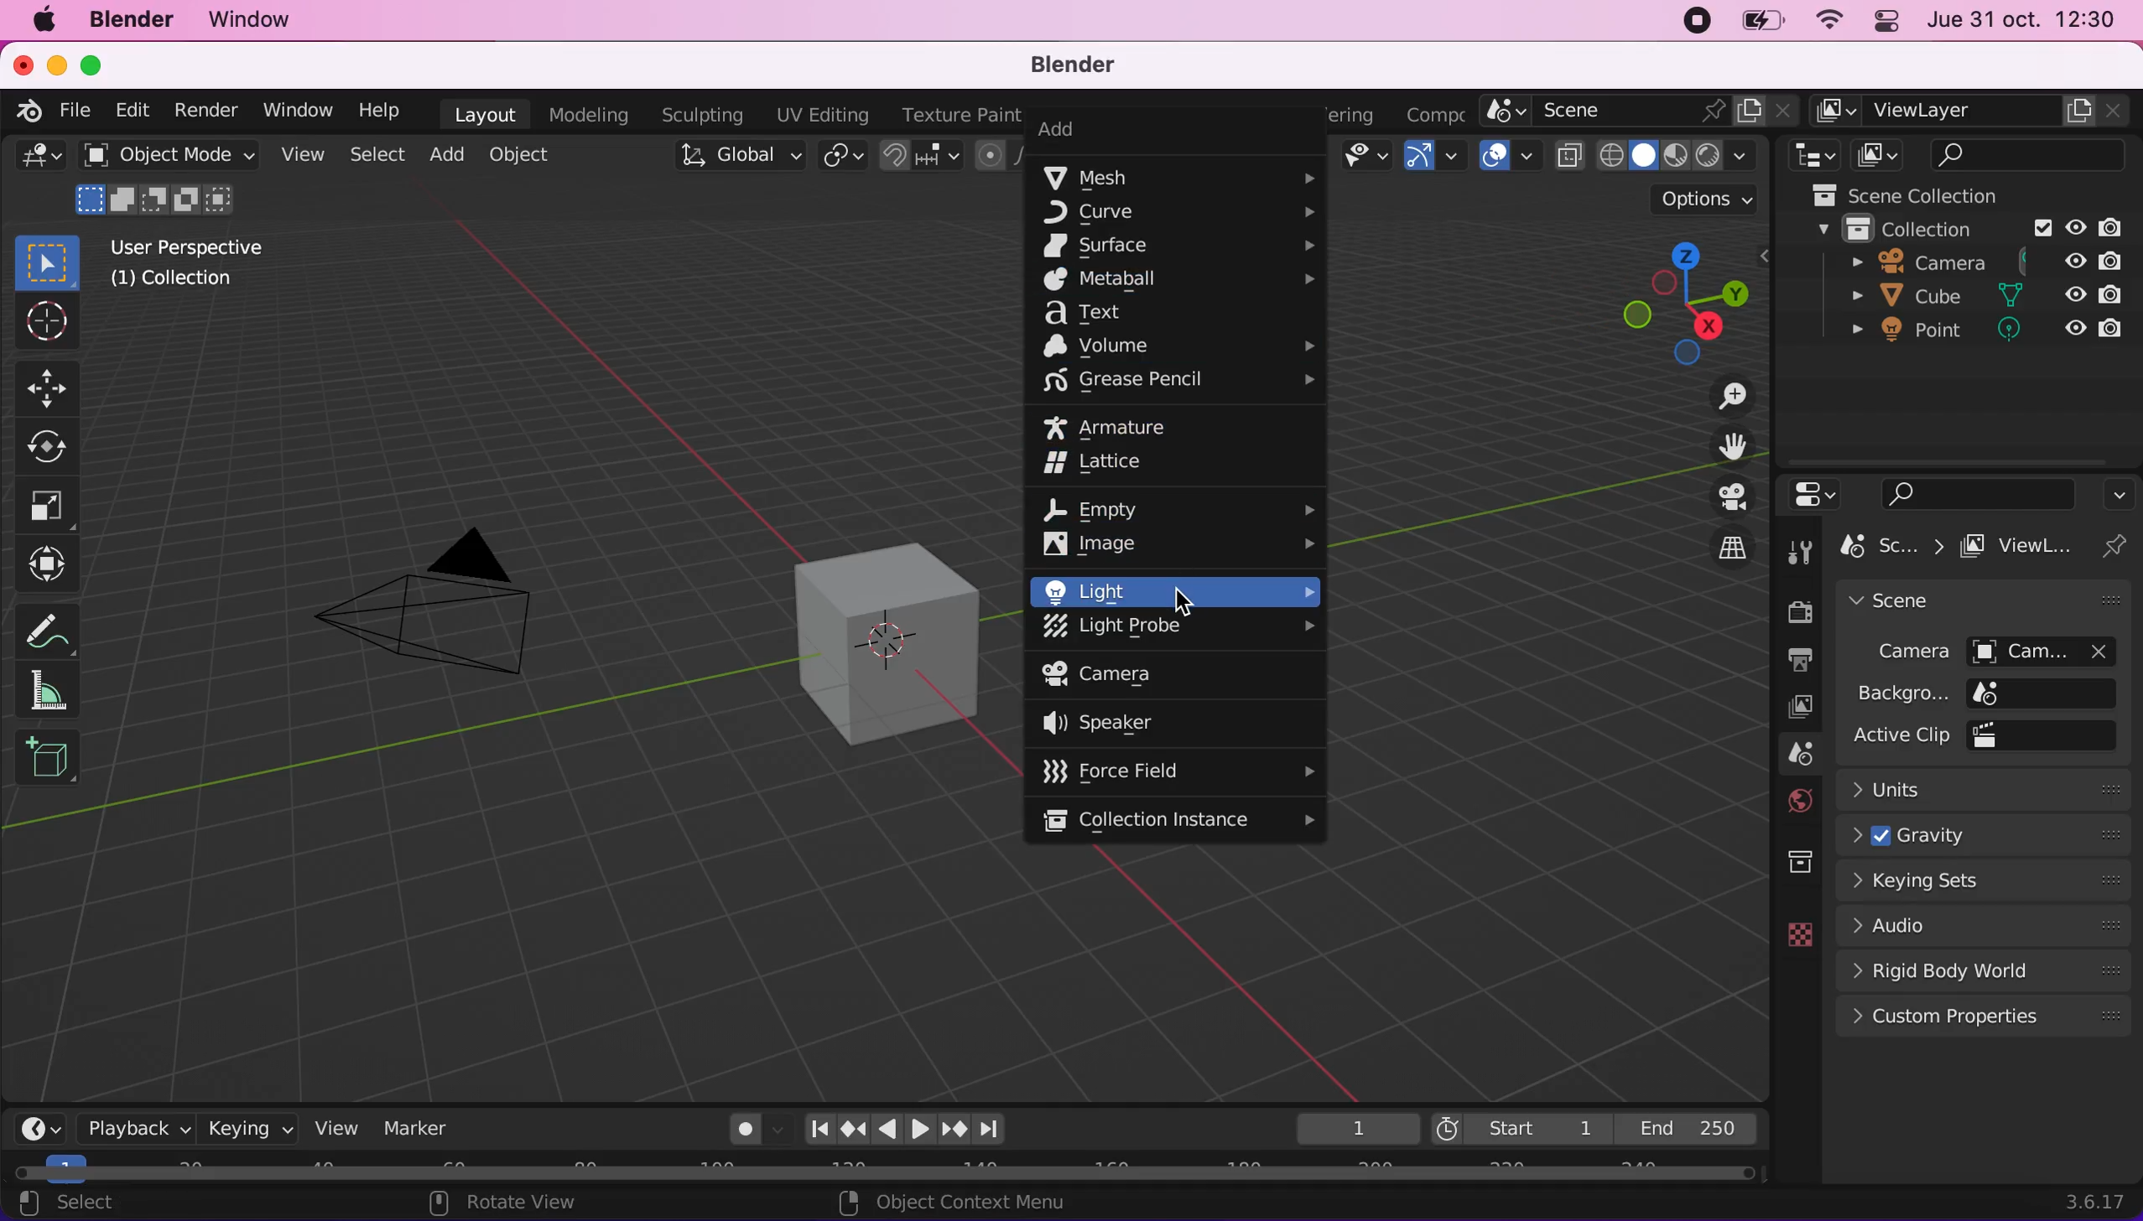 The image size is (2143, 1221). I want to click on background, so click(2047, 692).